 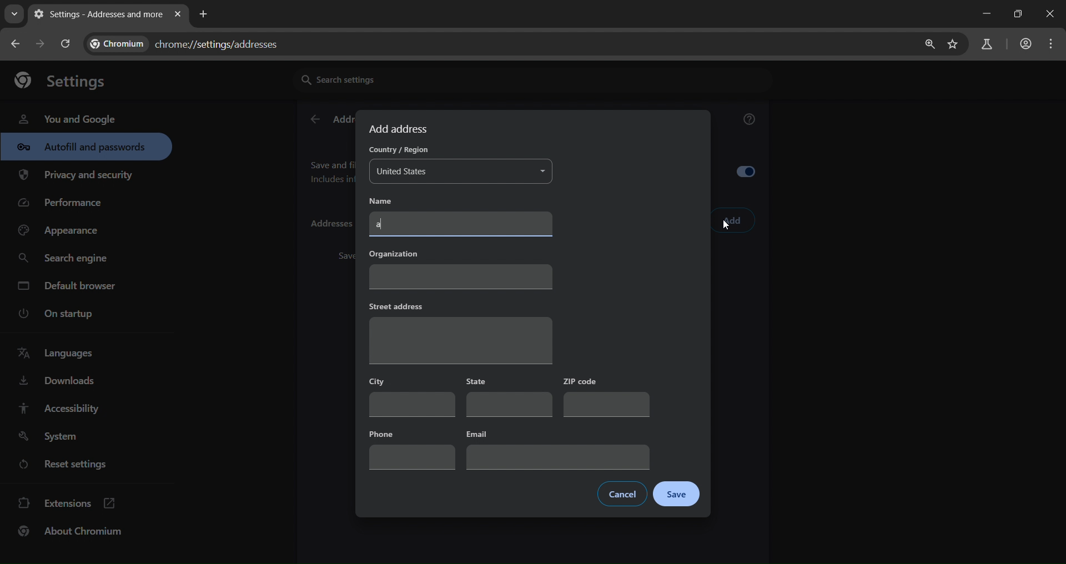 What do you see at coordinates (412, 448) in the screenshot?
I see `phone` at bounding box center [412, 448].